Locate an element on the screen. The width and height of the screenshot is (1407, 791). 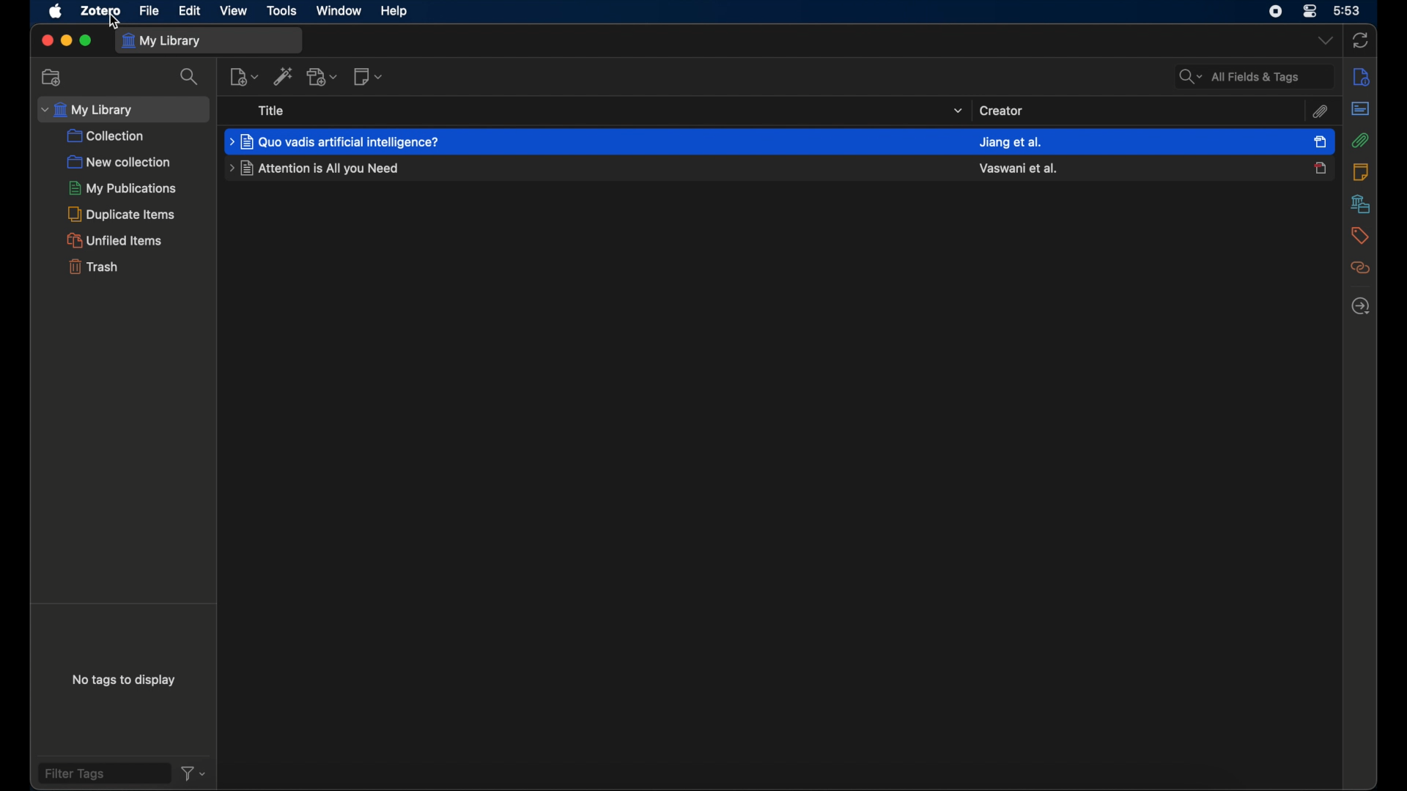
related is located at coordinates (1361, 267).